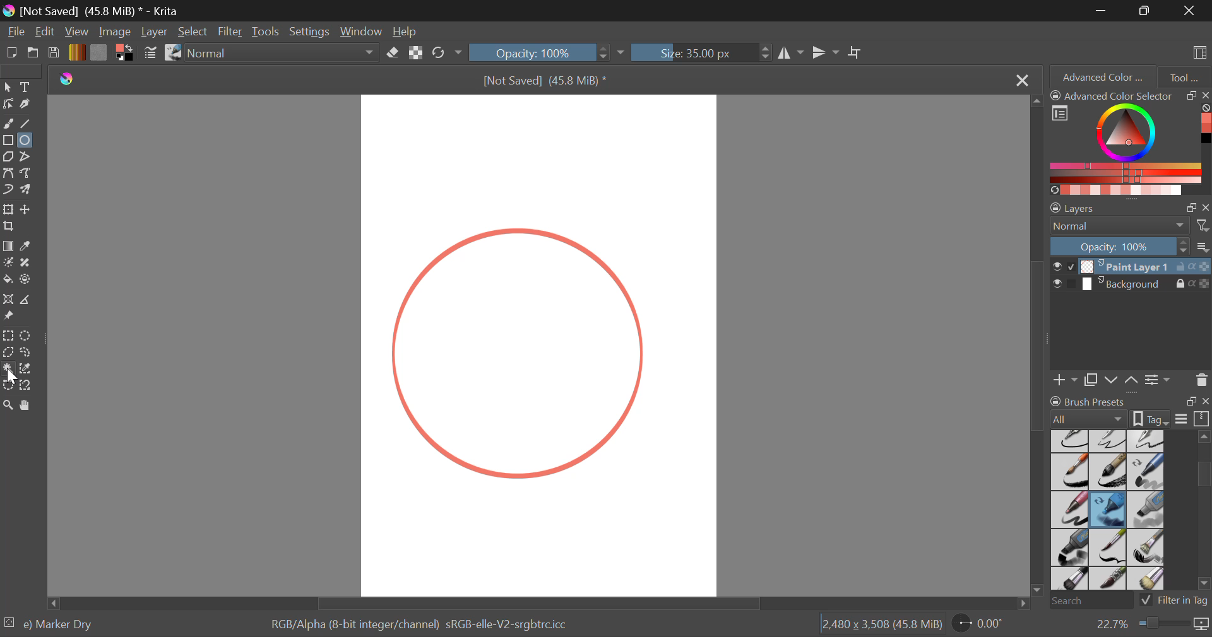  I want to click on Filter, so click(232, 32).